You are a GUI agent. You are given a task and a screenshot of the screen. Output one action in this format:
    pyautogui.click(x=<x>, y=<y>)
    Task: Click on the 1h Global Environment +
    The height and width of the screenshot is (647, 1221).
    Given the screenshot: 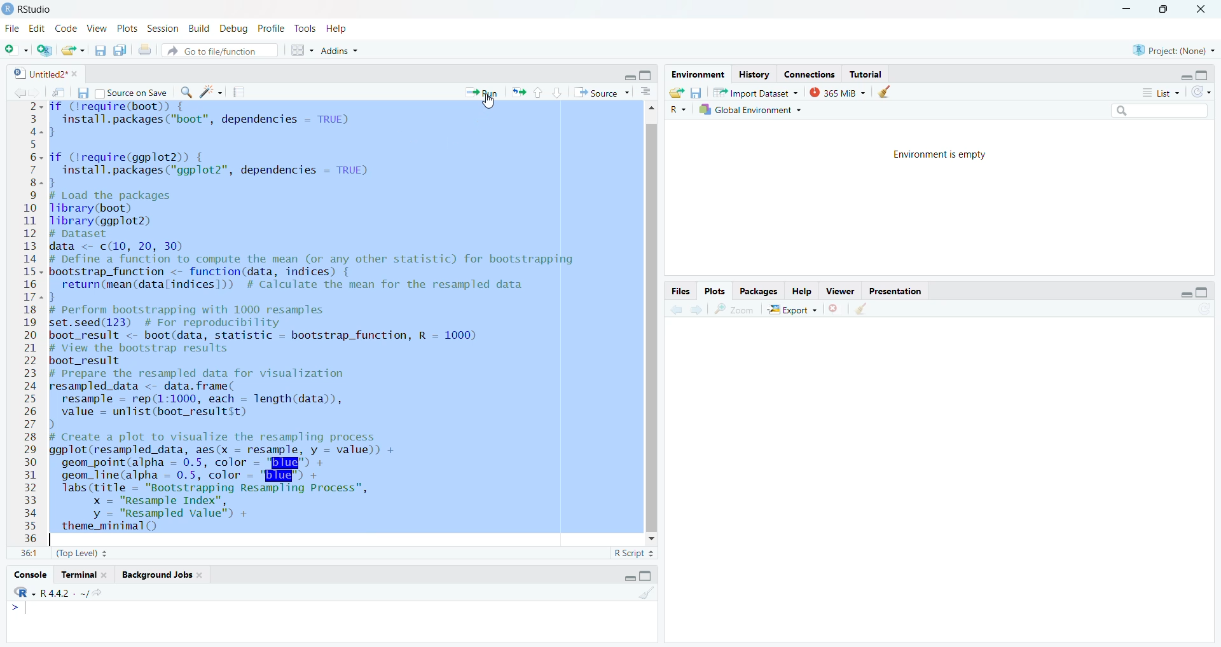 What is the action you would take?
    pyautogui.click(x=749, y=111)
    